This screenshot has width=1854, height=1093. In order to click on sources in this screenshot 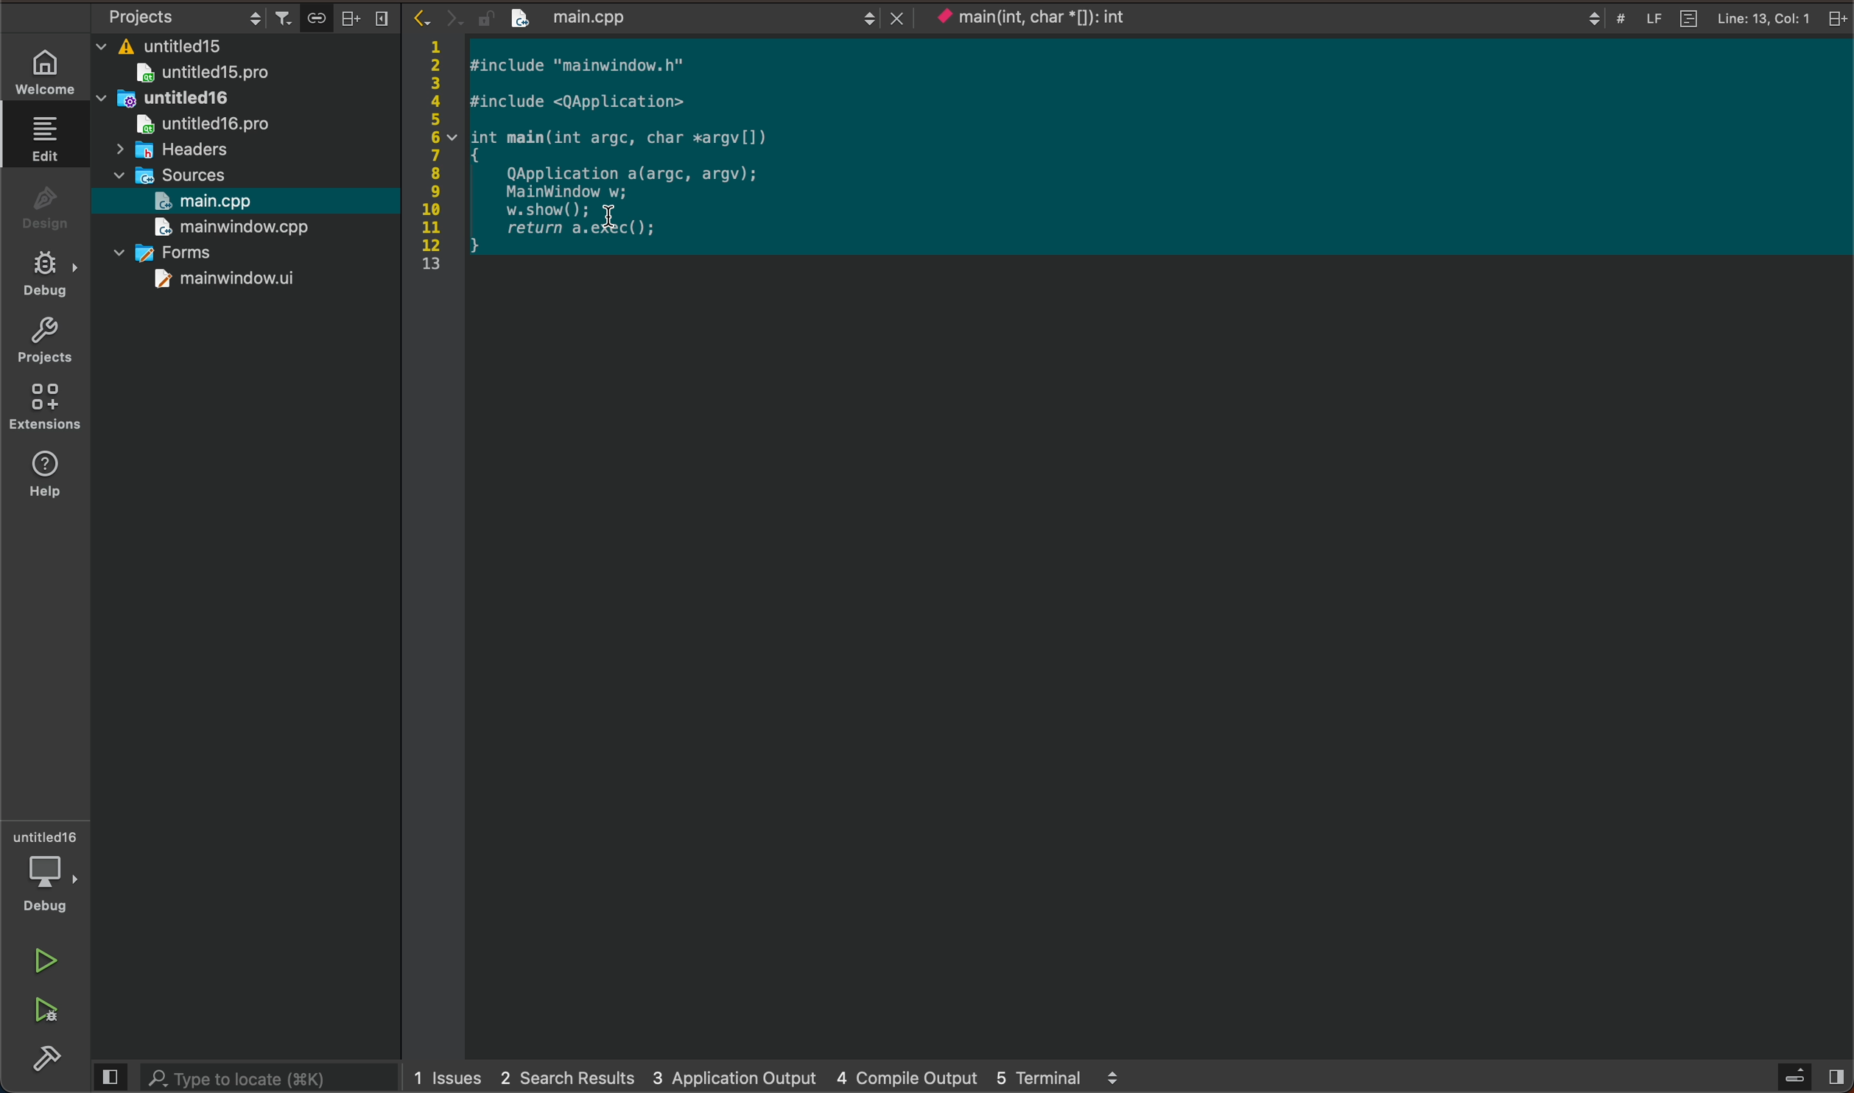, I will do `click(183, 173)`.